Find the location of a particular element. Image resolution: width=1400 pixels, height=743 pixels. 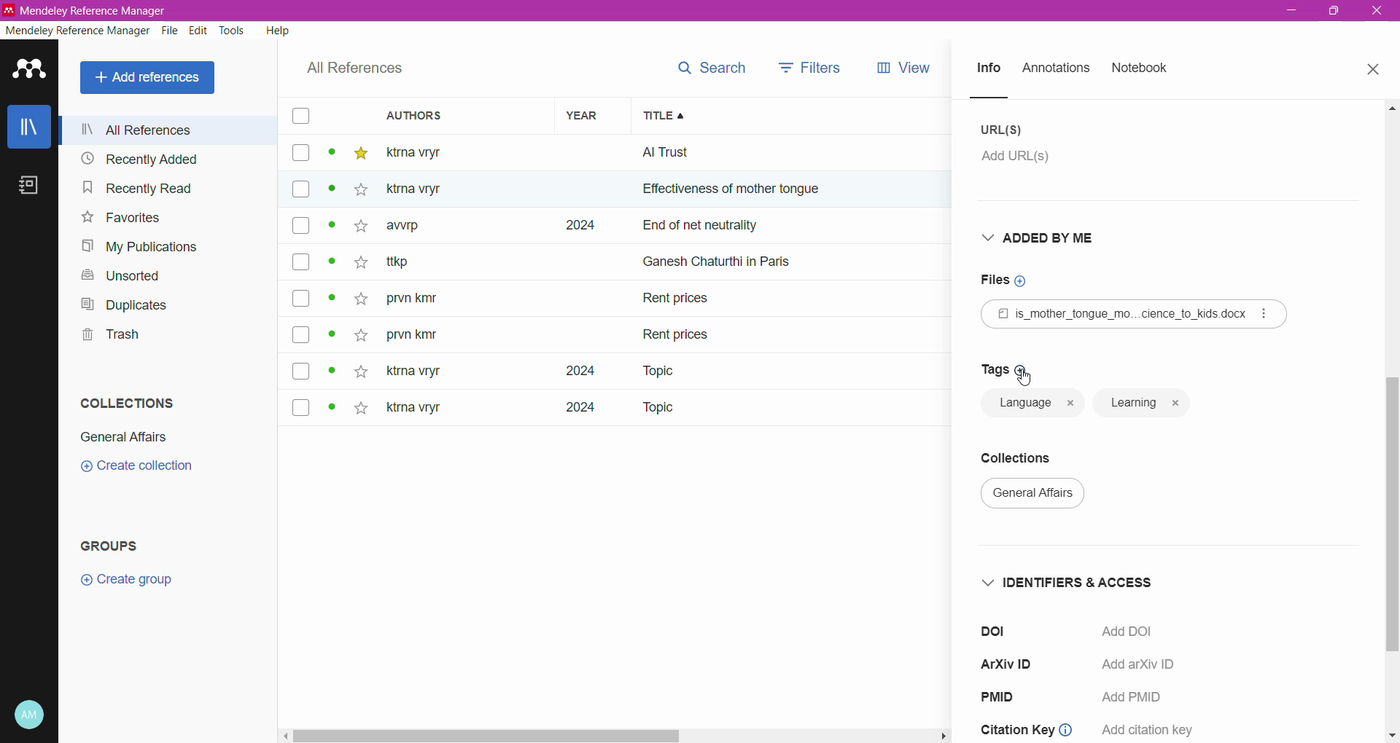

File is located at coordinates (171, 31).